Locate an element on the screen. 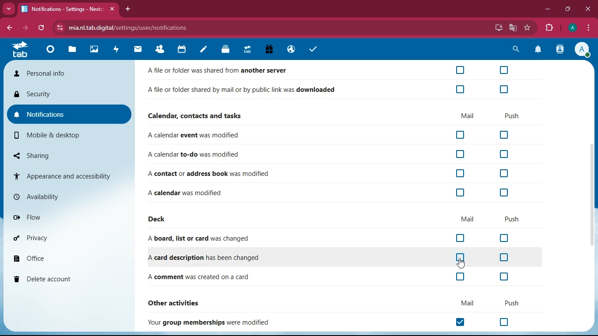 The height and width of the screenshot is (336, 598). public is located at coordinates (290, 50).